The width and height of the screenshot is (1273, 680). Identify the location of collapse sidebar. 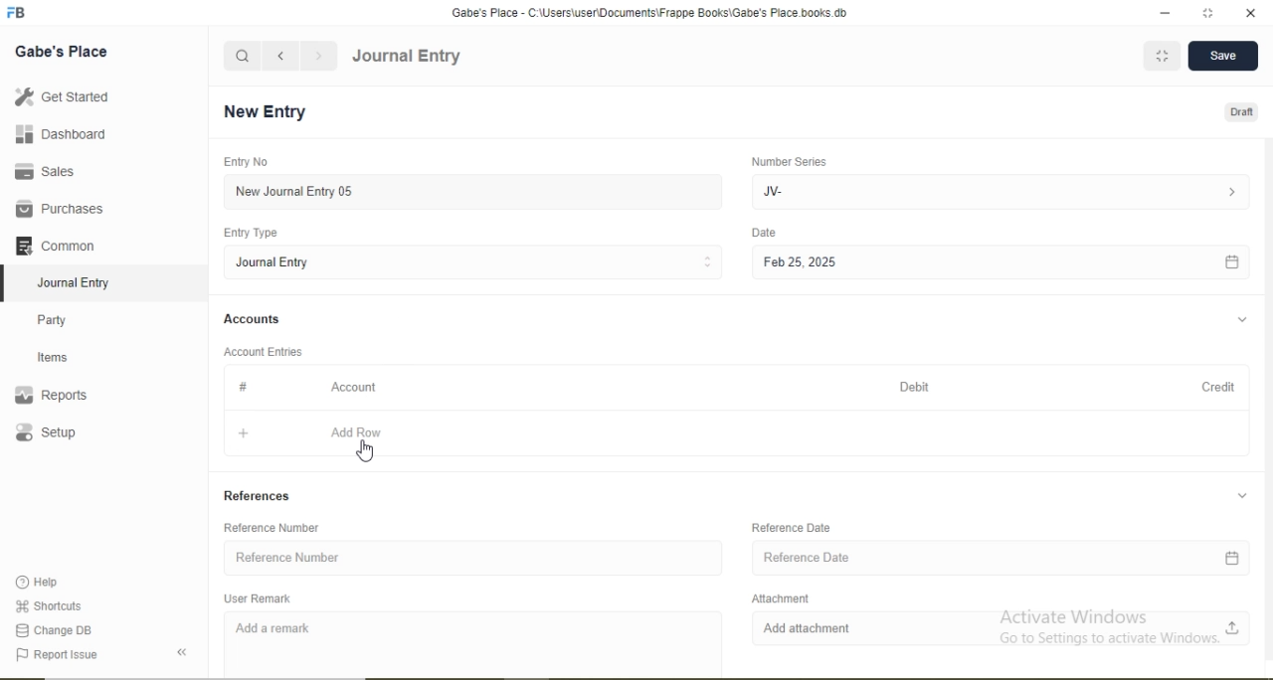
(185, 652).